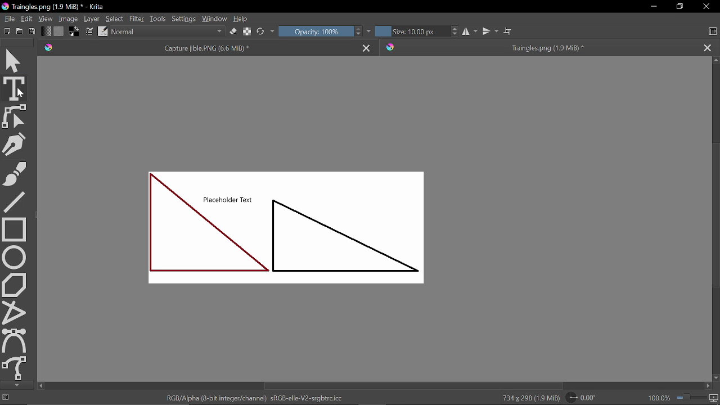  What do you see at coordinates (709, 386) in the screenshot?
I see `Move right` at bounding box center [709, 386].